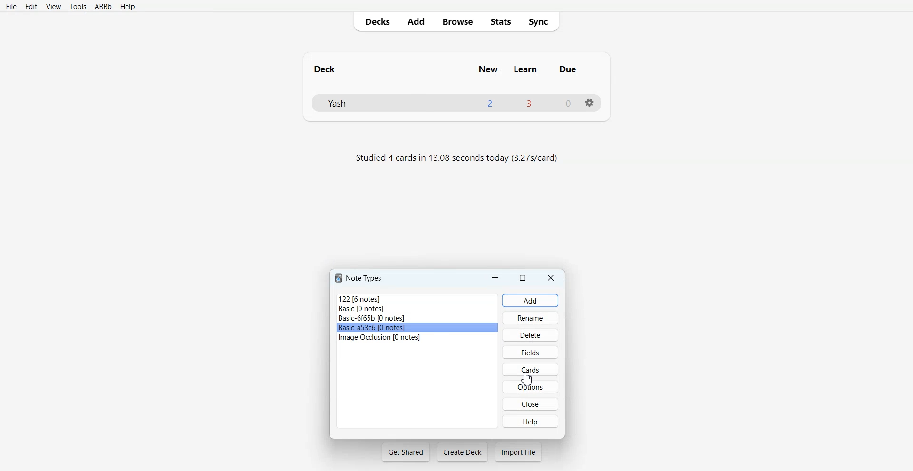 Image resolution: width=913 pixels, height=471 pixels. What do you see at coordinates (530, 352) in the screenshot?
I see `Fields` at bounding box center [530, 352].